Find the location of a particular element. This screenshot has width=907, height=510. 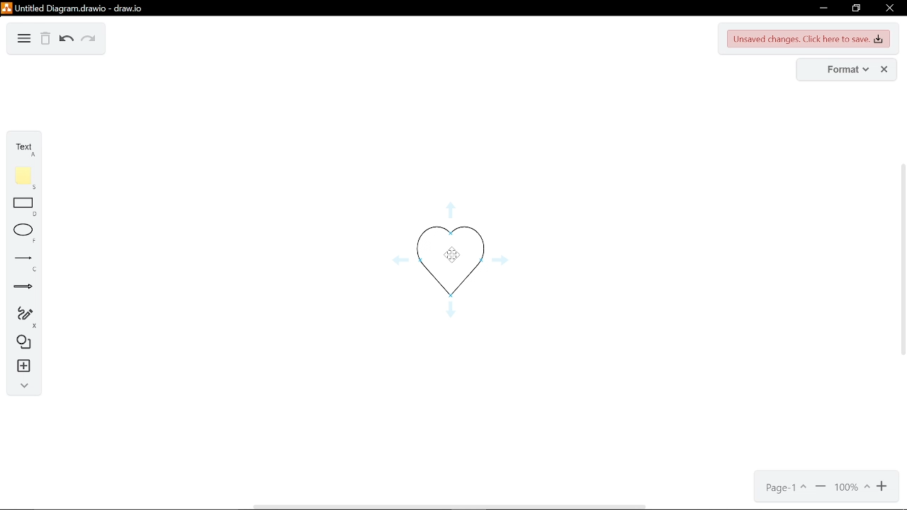

lines is located at coordinates (23, 262).